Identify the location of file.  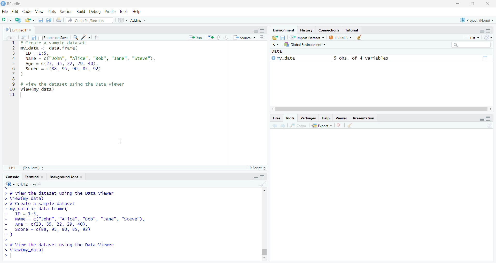
(5, 12).